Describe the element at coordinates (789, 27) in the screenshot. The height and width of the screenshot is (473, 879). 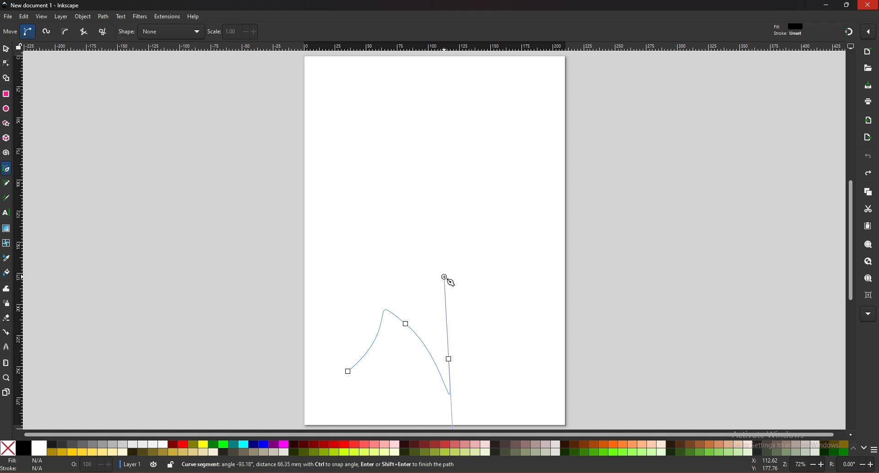
I see `fit` at that location.